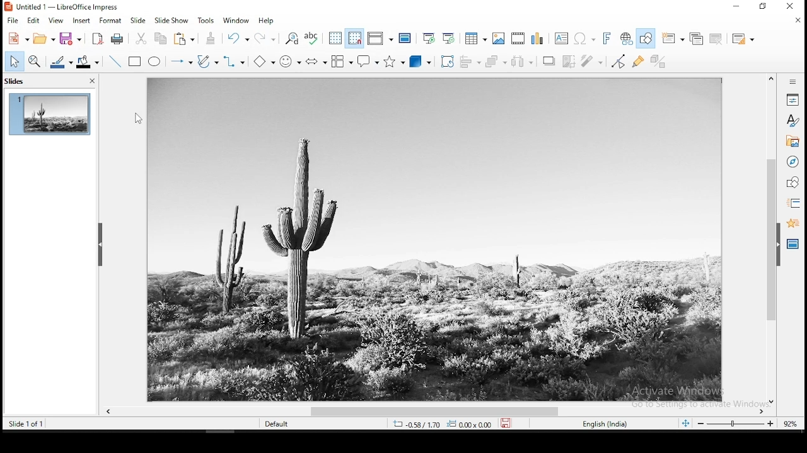  I want to click on open, so click(44, 37).